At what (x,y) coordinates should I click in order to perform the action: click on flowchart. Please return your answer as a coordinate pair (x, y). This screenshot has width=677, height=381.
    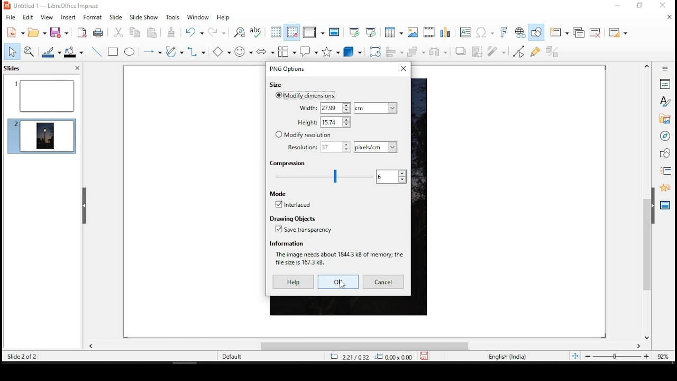
    Looking at the image, I should click on (287, 51).